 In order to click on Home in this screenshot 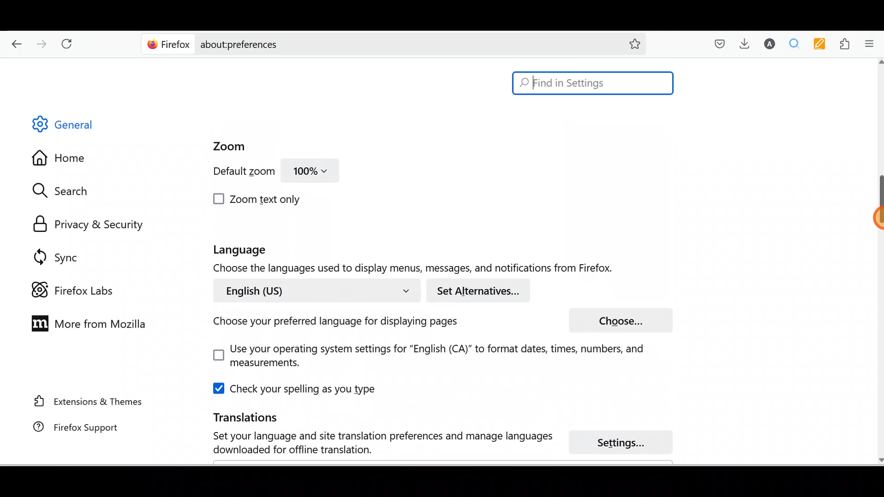, I will do `click(66, 160)`.